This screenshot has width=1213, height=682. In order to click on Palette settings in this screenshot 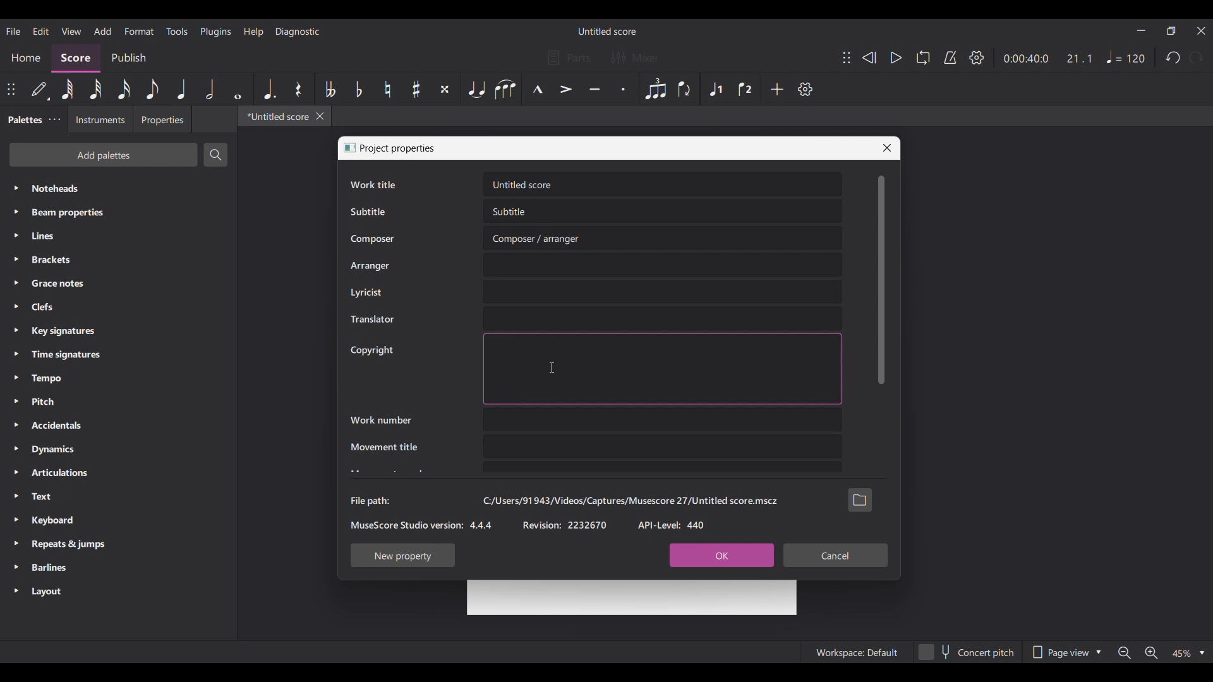, I will do `click(55, 119)`.